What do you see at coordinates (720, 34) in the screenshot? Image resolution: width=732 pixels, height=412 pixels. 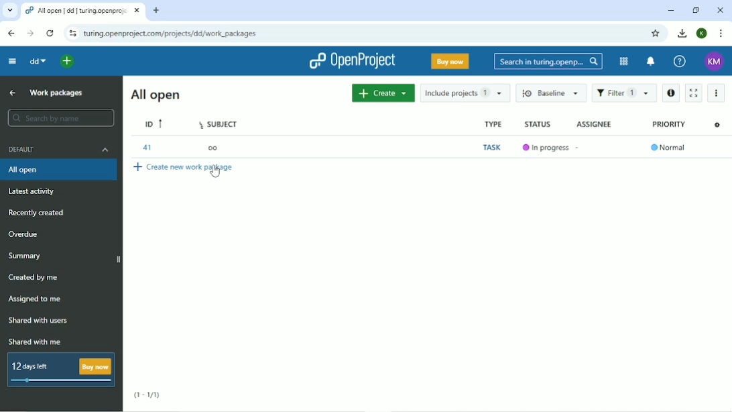 I see `Customize and control google chrome` at bounding box center [720, 34].